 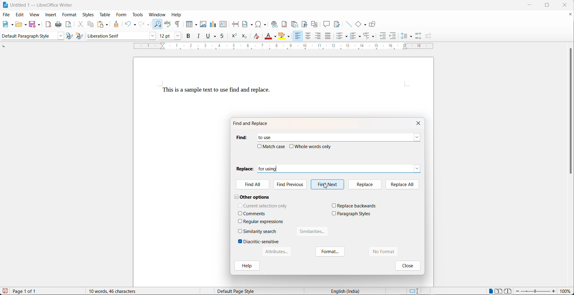 I want to click on update selected style, so click(x=70, y=36).